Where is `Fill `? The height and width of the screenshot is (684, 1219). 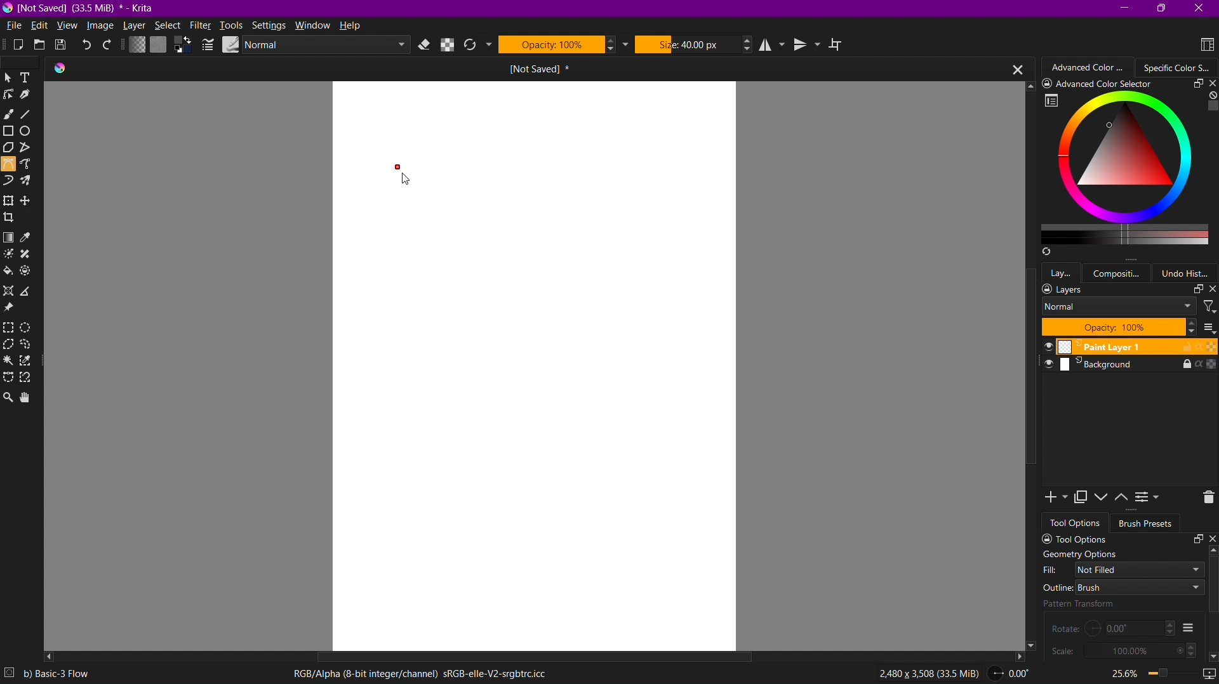 Fill  is located at coordinates (1124, 569).